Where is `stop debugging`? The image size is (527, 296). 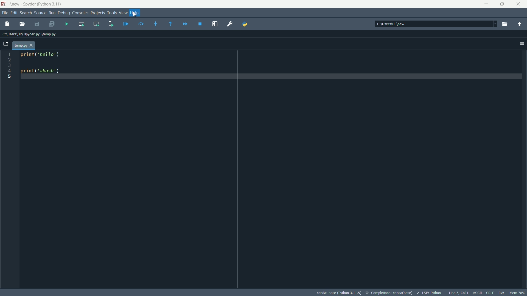
stop debugging is located at coordinates (200, 24).